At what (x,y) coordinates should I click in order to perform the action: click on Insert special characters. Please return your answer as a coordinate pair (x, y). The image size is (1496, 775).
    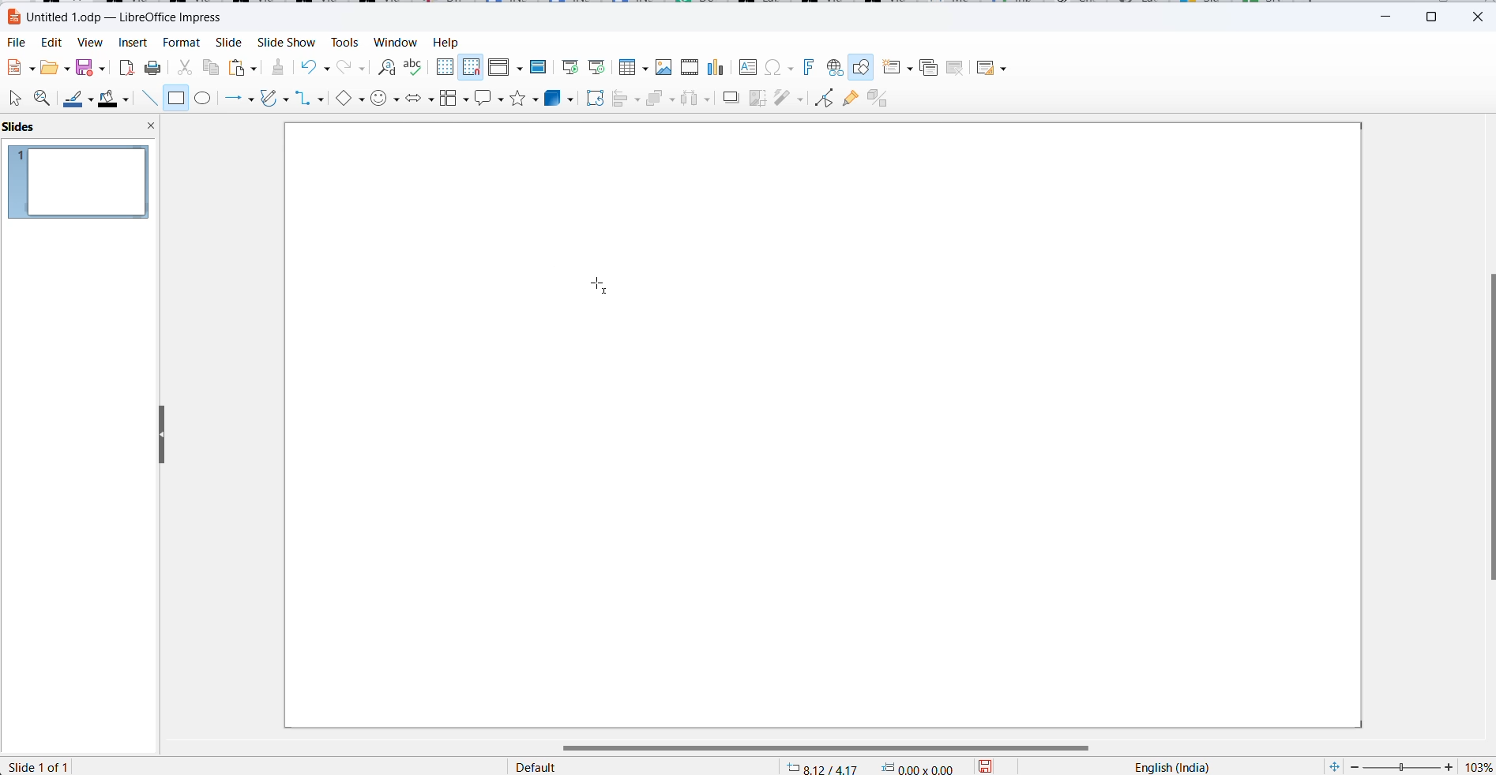
    Looking at the image, I should click on (781, 68).